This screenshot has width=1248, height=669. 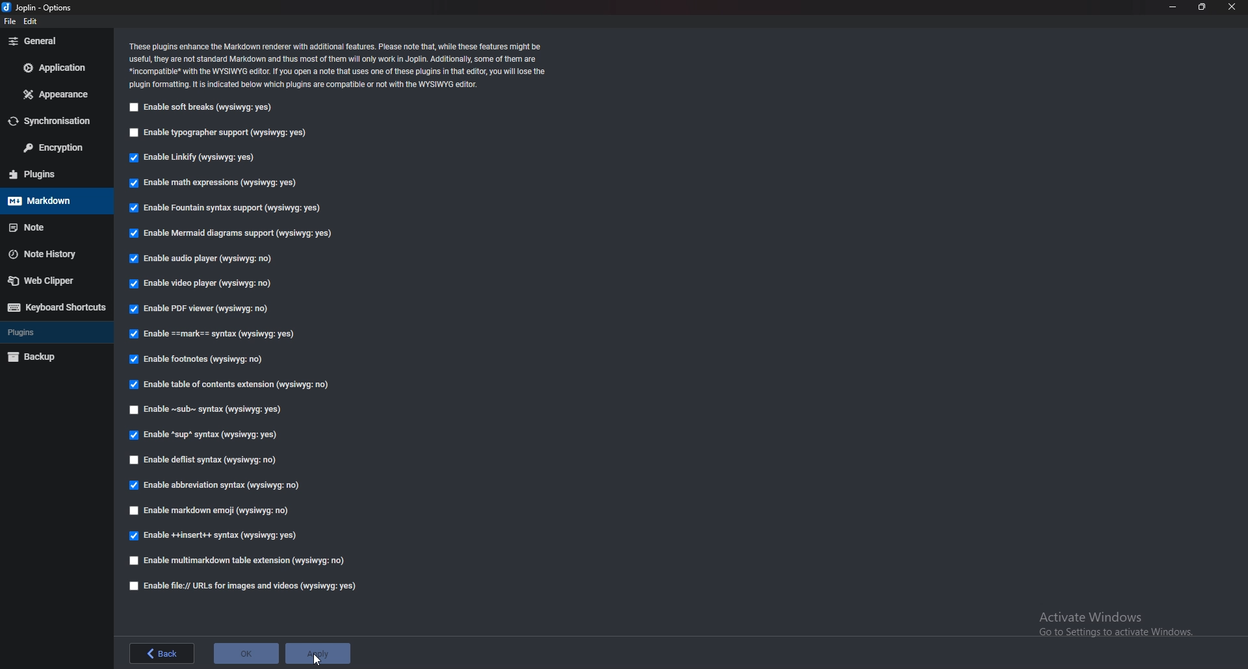 What do you see at coordinates (246, 655) in the screenshot?
I see `ok` at bounding box center [246, 655].